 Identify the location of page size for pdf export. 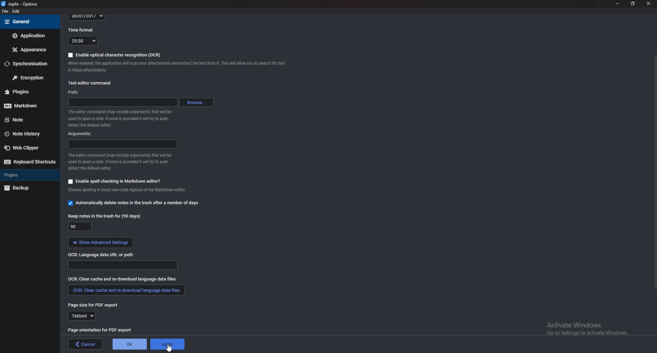
(95, 305).